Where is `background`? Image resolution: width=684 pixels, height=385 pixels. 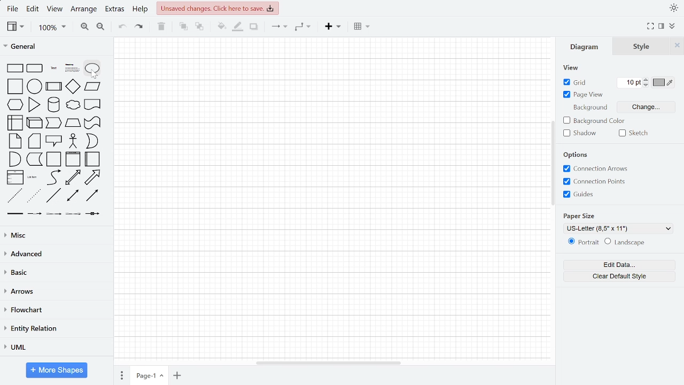 background is located at coordinates (592, 108).